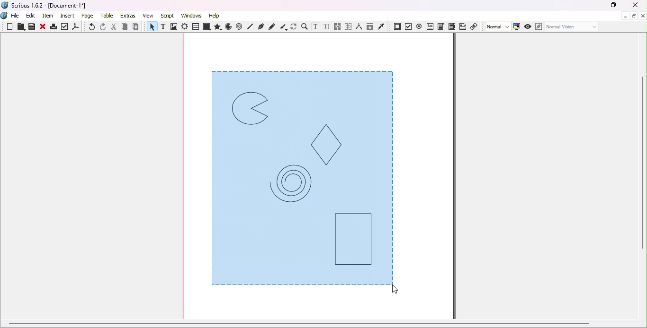 The width and height of the screenshot is (647, 328). Describe the element at coordinates (129, 16) in the screenshot. I see `Extras` at that location.